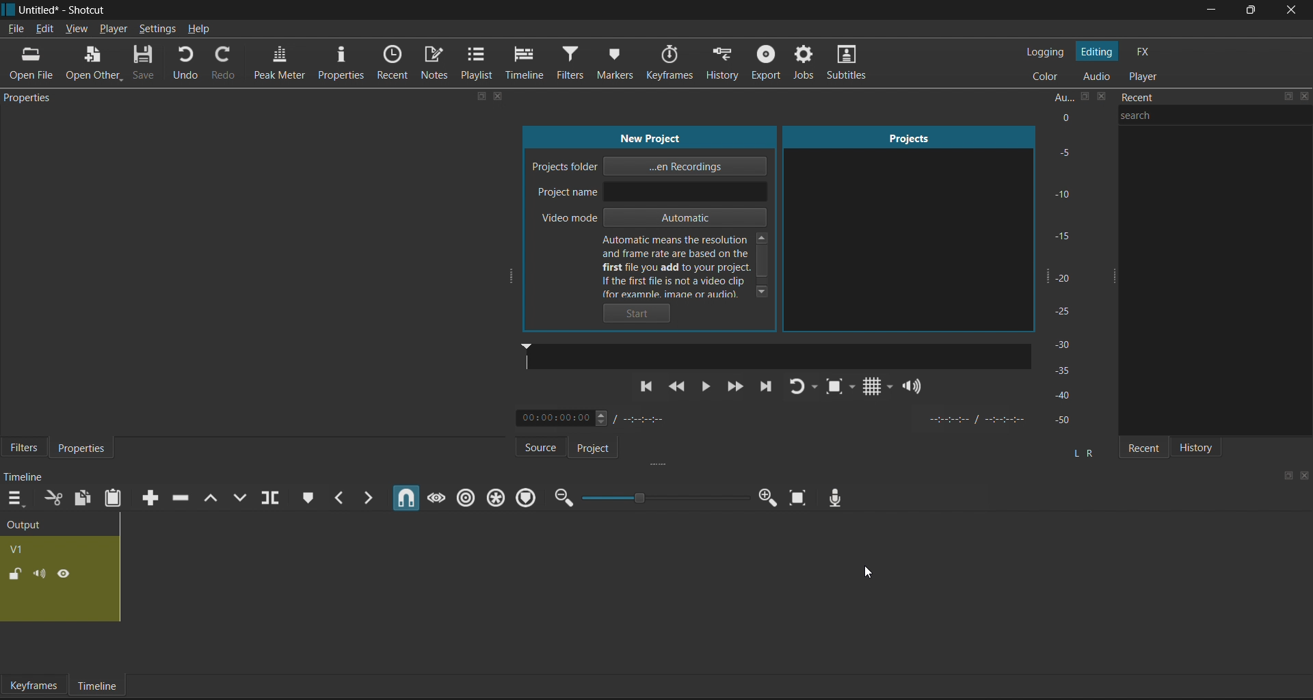  What do you see at coordinates (1247, 11) in the screenshot?
I see `maximize` at bounding box center [1247, 11].